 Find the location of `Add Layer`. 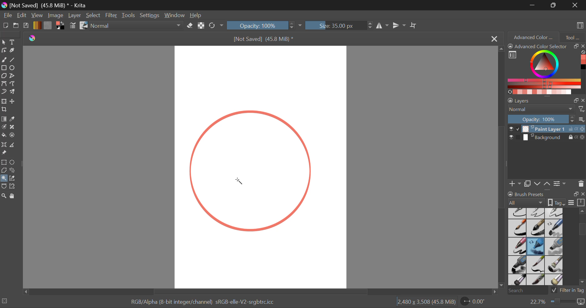

Add Layer is located at coordinates (515, 183).